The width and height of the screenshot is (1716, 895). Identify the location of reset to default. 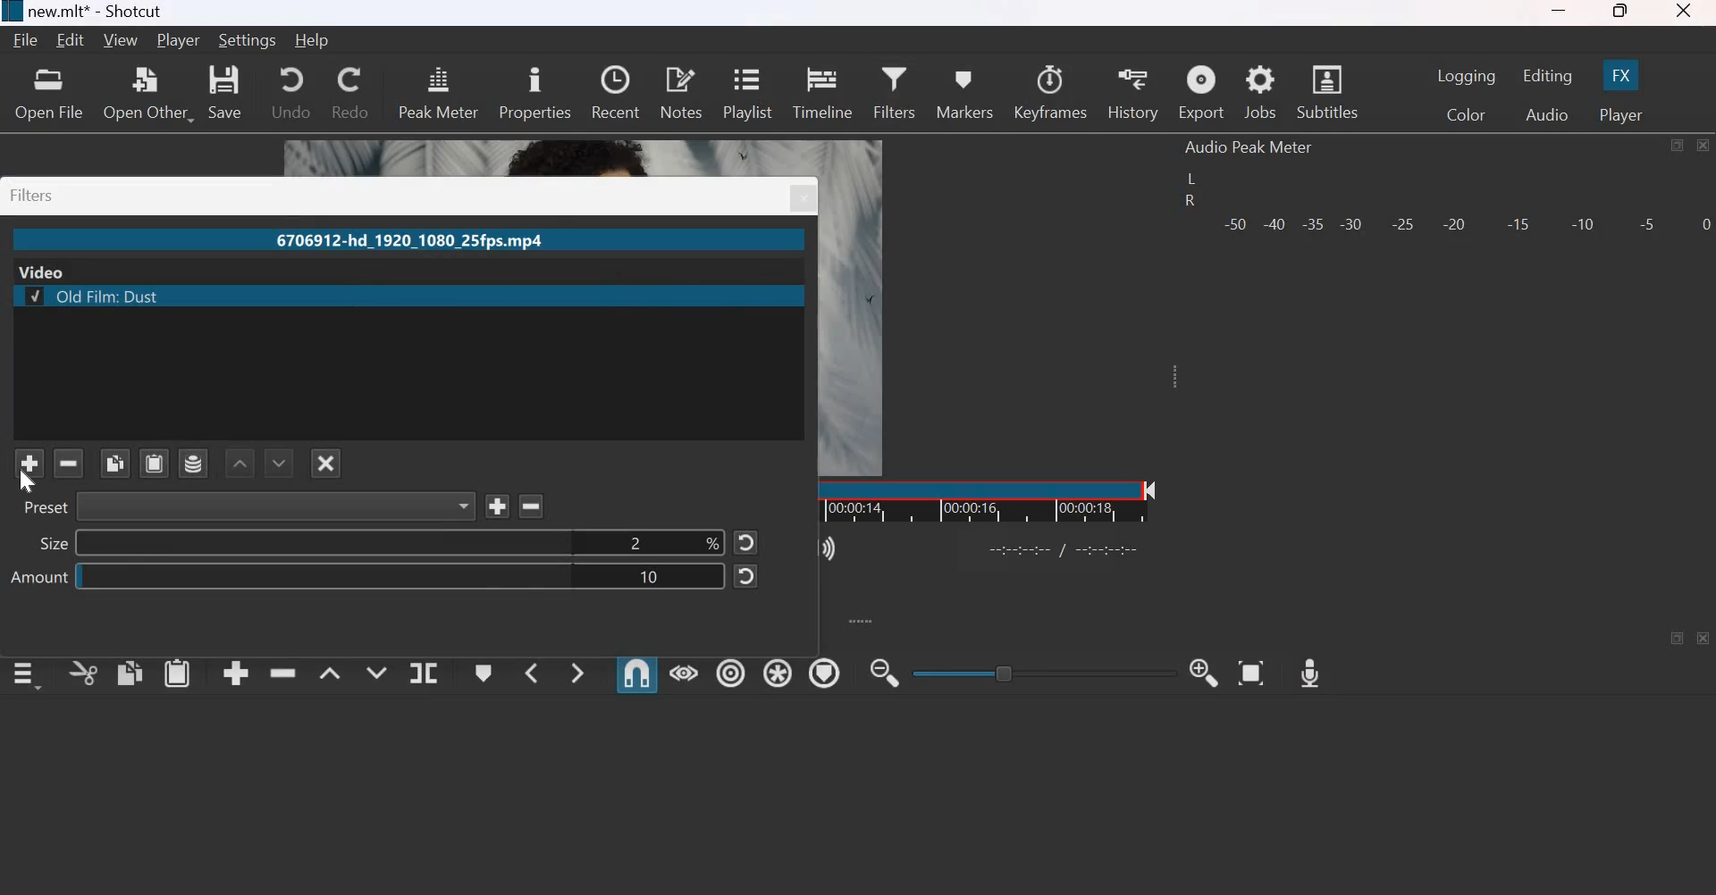
(746, 541).